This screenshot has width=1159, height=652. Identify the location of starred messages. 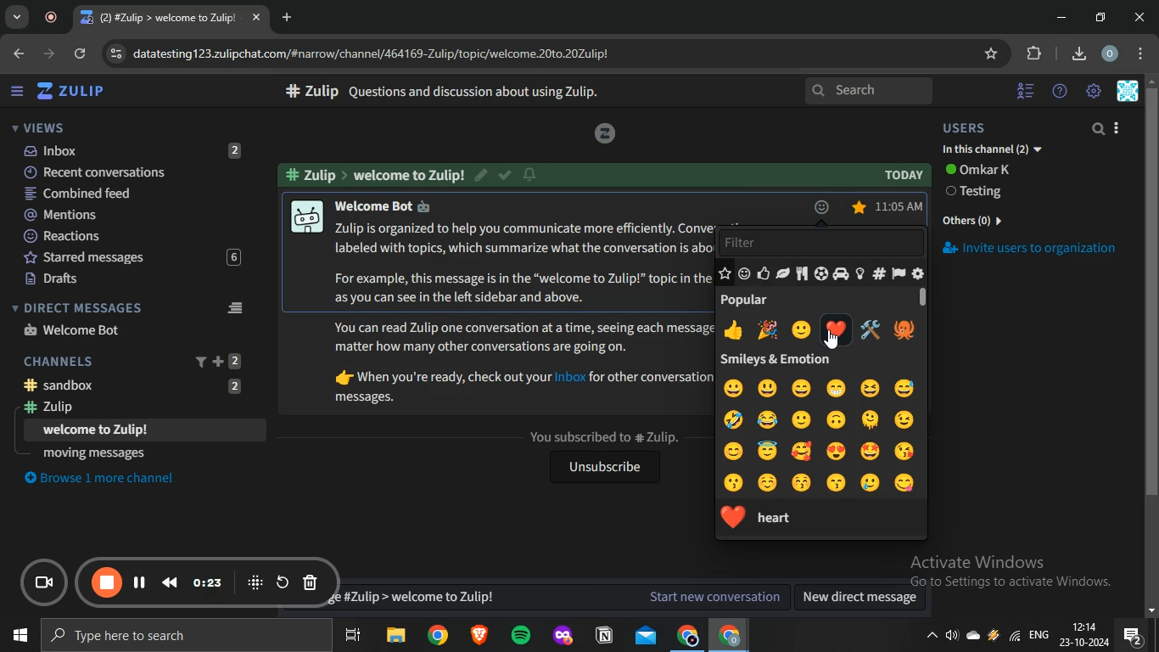
(128, 258).